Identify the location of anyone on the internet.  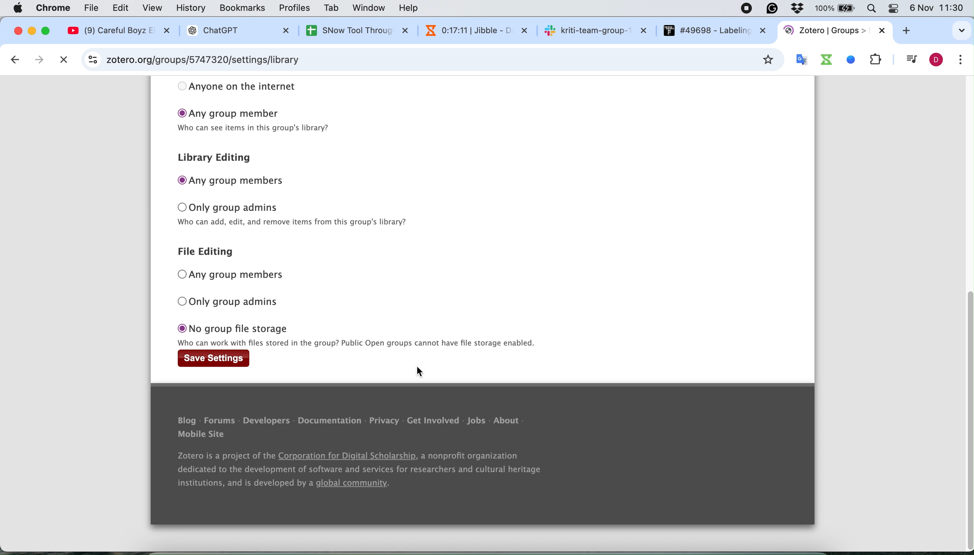
(247, 86).